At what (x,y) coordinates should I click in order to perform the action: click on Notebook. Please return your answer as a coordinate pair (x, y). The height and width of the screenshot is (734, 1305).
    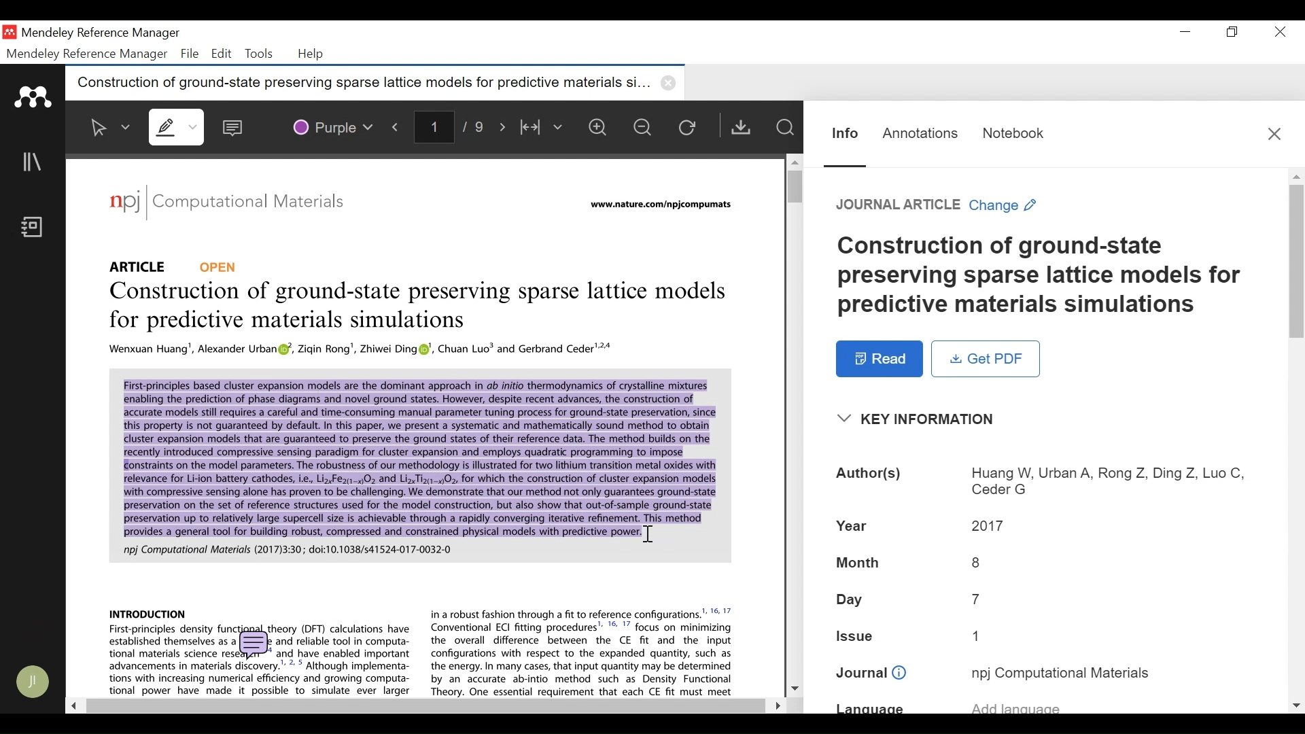
    Looking at the image, I should click on (1014, 133).